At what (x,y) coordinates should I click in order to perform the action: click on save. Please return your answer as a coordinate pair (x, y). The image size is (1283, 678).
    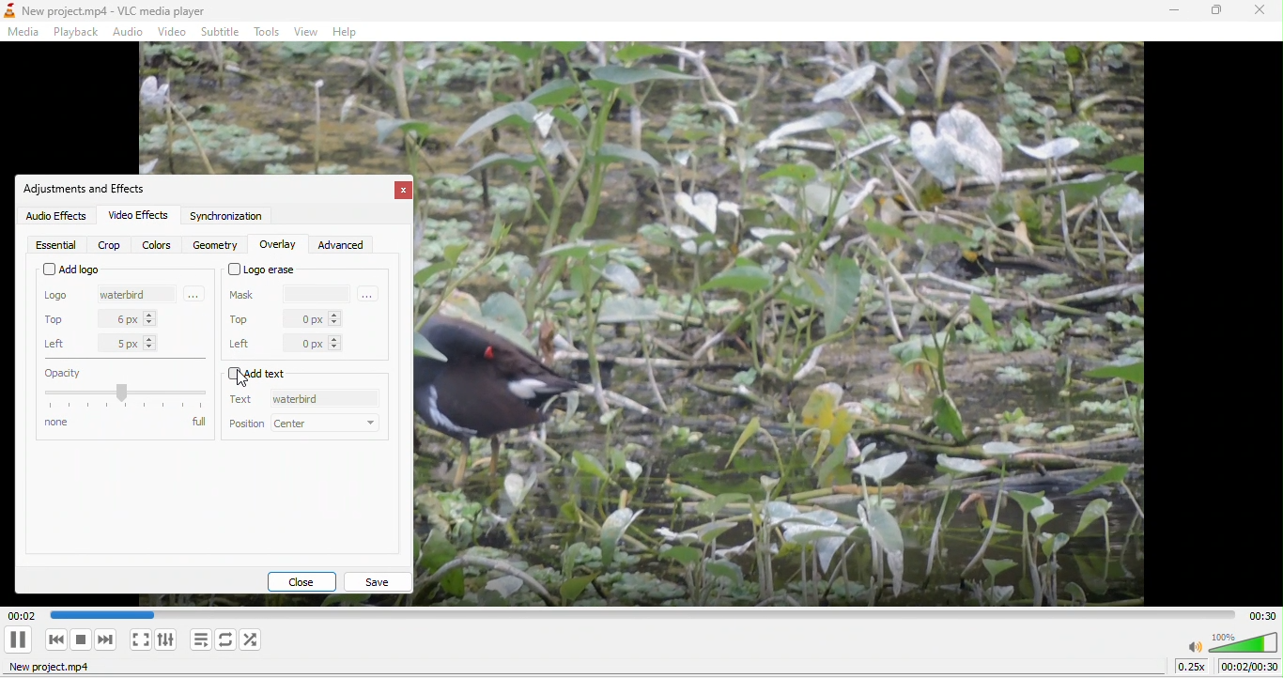
    Looking at the image, I should click on (381, 579).